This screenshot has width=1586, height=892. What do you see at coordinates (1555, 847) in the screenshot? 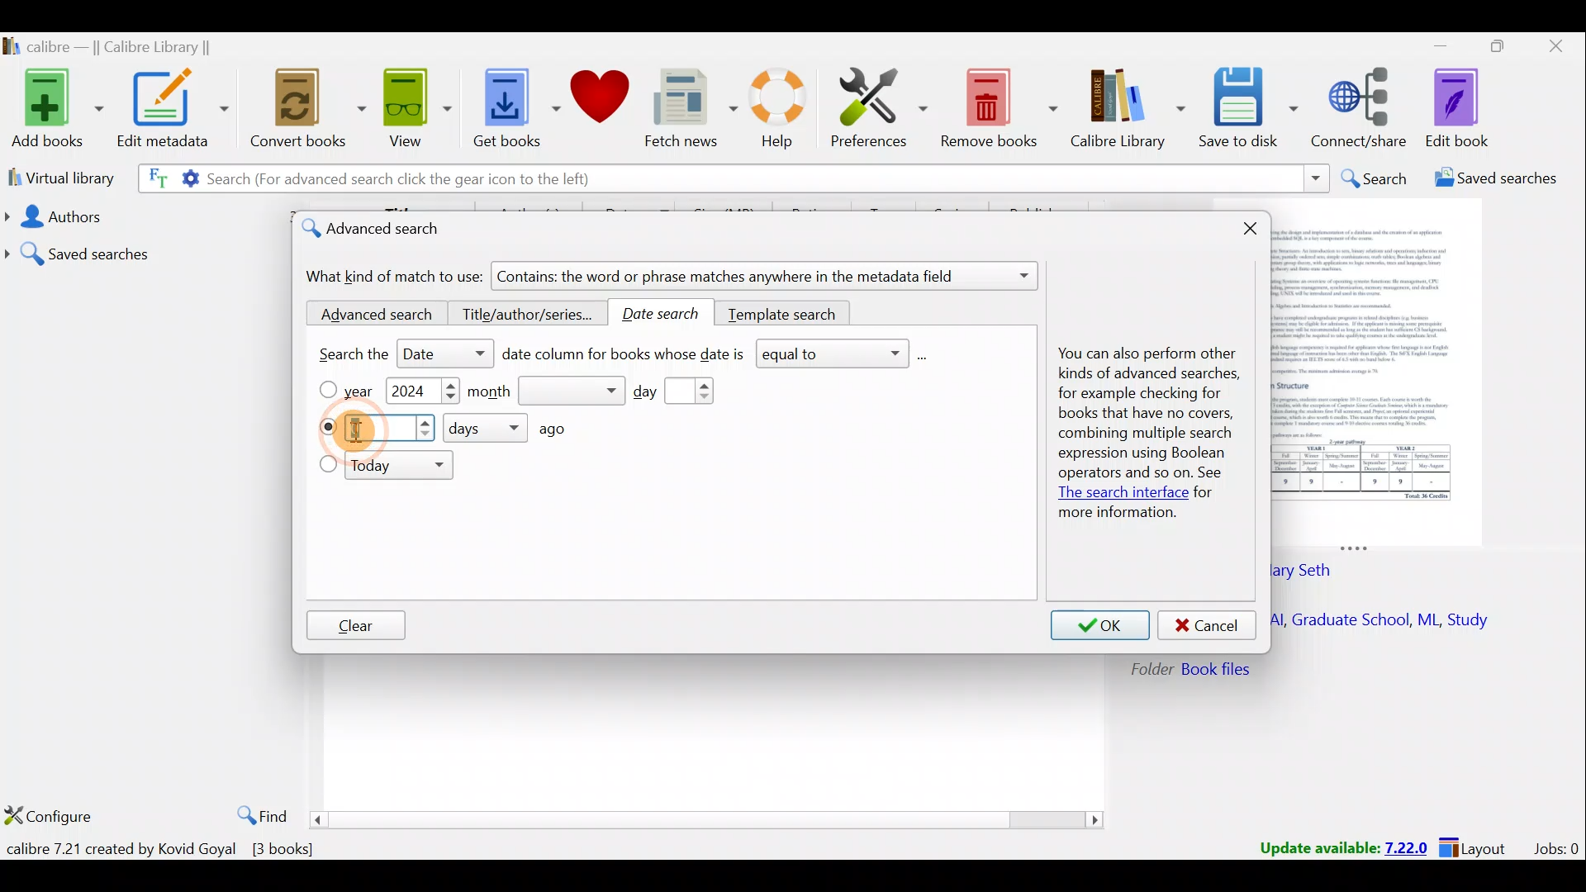
I see `Jobs:0` at bounding box center [1555, 847].